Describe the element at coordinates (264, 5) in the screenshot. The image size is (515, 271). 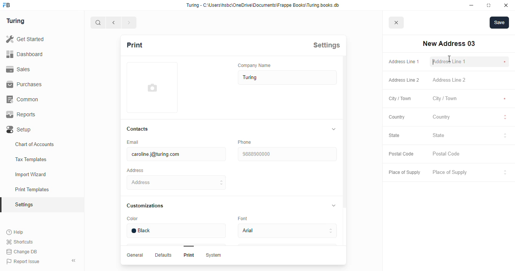
I see `Turing - C:\Users\hshc\OneDrive\Documents\Frappe Books\Turing.books.db` at that location.